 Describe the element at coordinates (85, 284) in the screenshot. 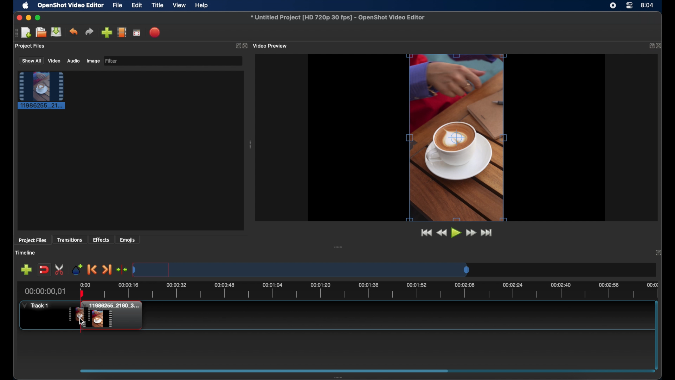

I see `0.00` at that location.